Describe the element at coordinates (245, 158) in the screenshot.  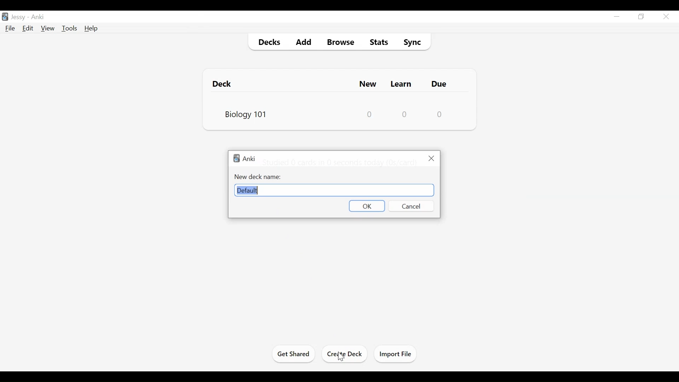
I see `Anki` at that location.